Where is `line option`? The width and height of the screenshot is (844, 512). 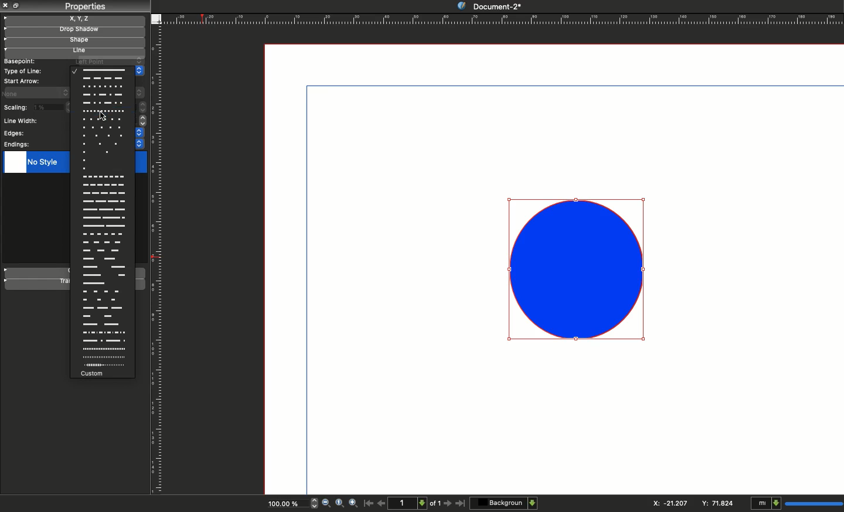
line option is located at coordinates (103, 119).